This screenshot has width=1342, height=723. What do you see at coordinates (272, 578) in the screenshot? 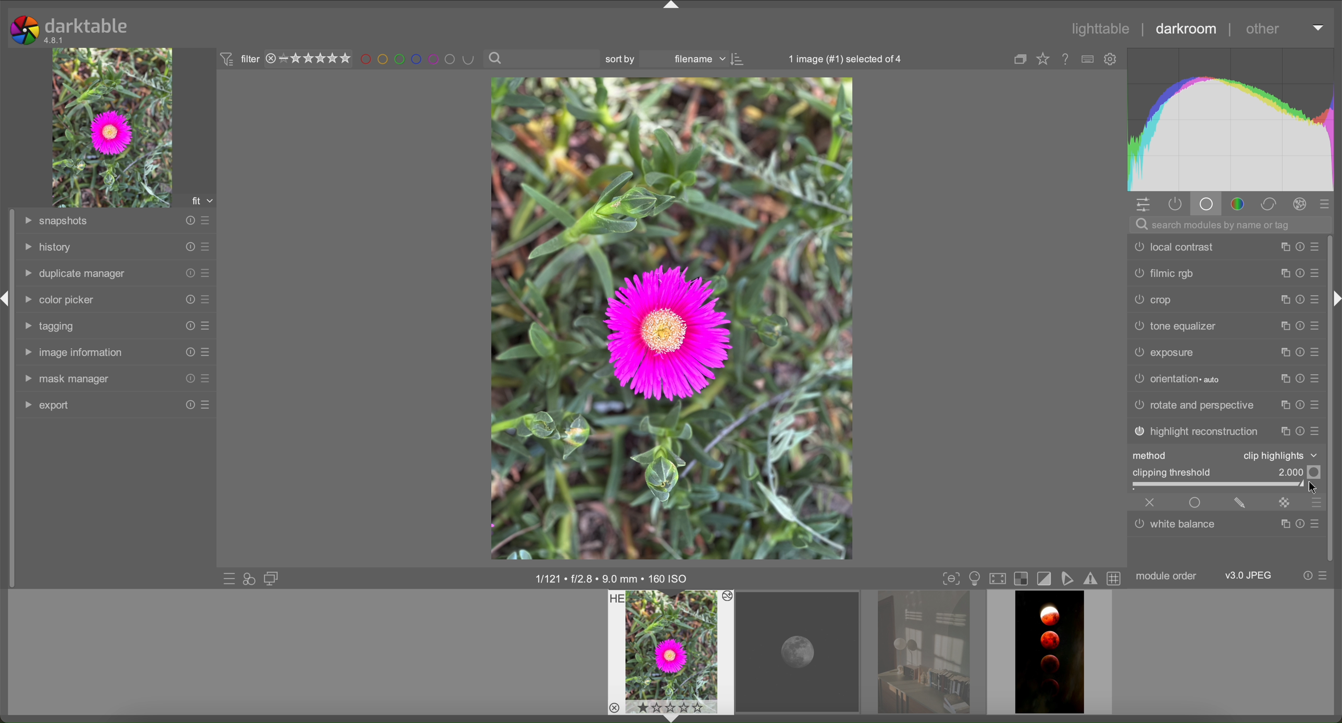
I see `display a second darkroom image window` at bounding box center [272, 578].